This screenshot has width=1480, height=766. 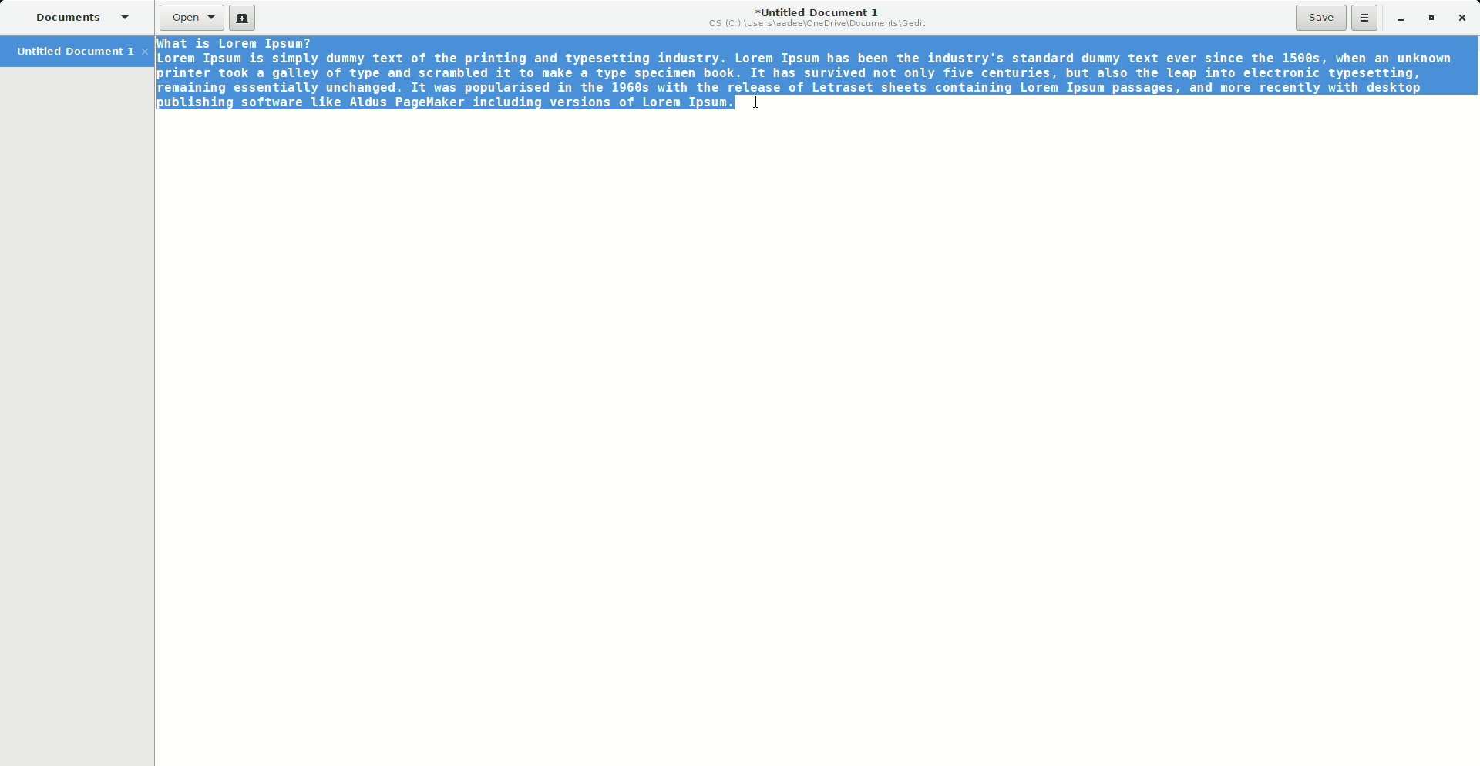 What do you see at coordinates (759, 99) in the screenshot?
I see `Cursor` at bounding box center [759, 99].